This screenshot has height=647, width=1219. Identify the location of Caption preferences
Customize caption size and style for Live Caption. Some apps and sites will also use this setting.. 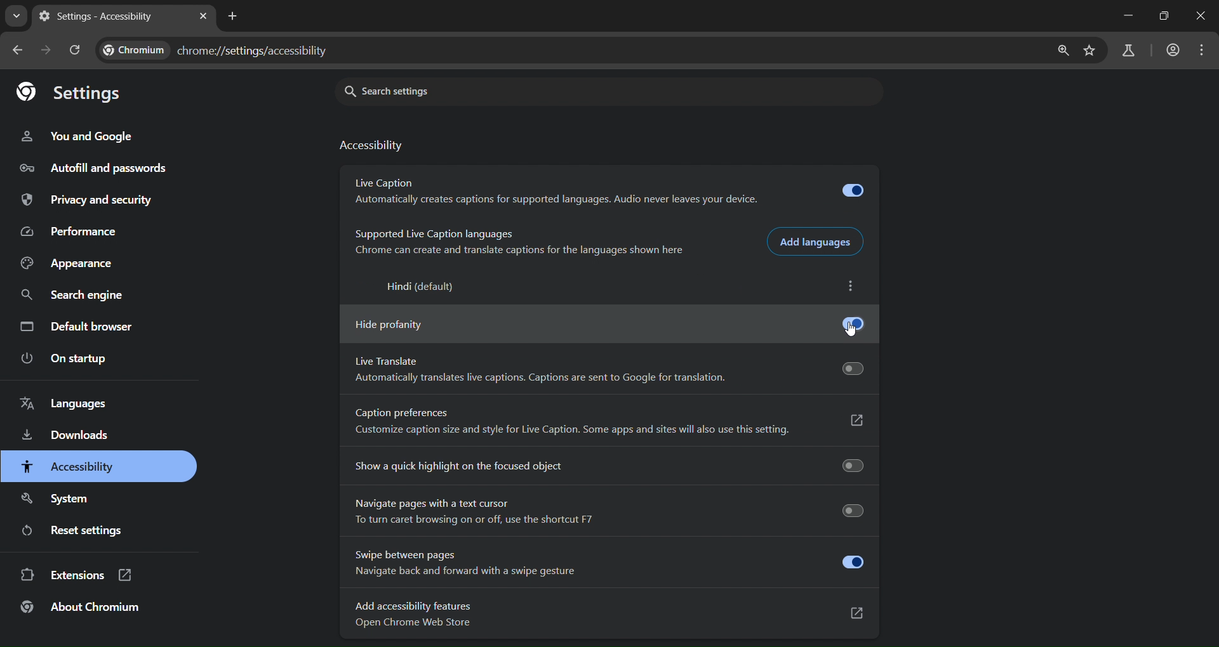
(608, 424).